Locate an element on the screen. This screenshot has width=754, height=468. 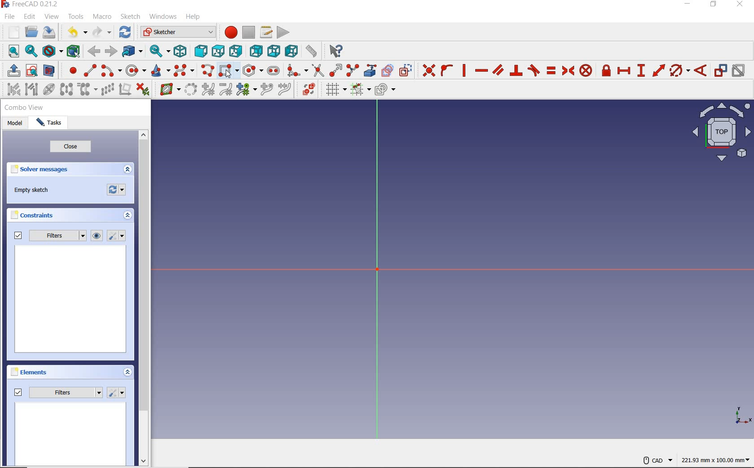
preview is located at coordinates (71, 435).